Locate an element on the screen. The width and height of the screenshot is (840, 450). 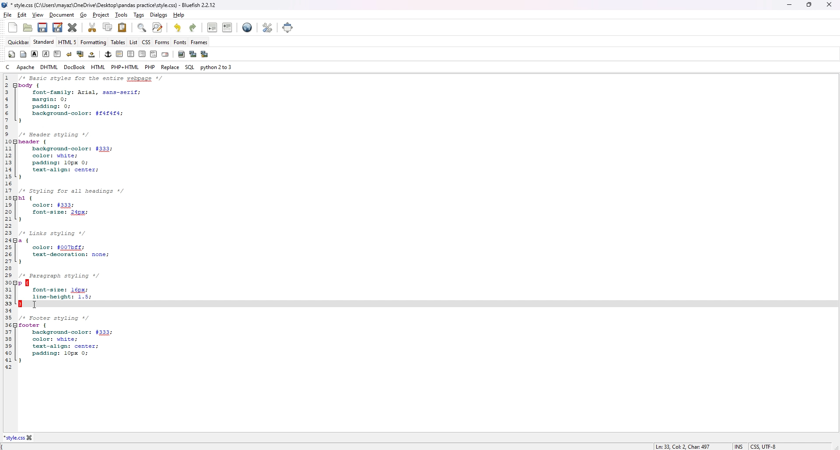
php+html is located at coordinates (125, 67).